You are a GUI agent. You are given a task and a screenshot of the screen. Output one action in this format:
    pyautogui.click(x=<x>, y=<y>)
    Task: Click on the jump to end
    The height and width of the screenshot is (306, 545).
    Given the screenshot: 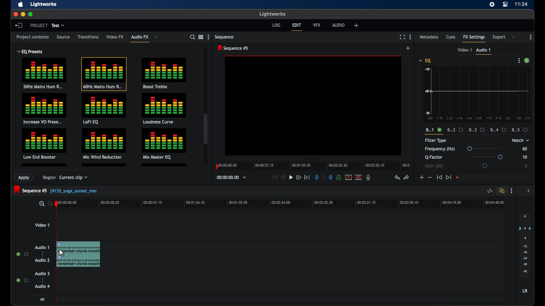 What is the action you would take?
    pyautogui.click(x=449, y=177)
    